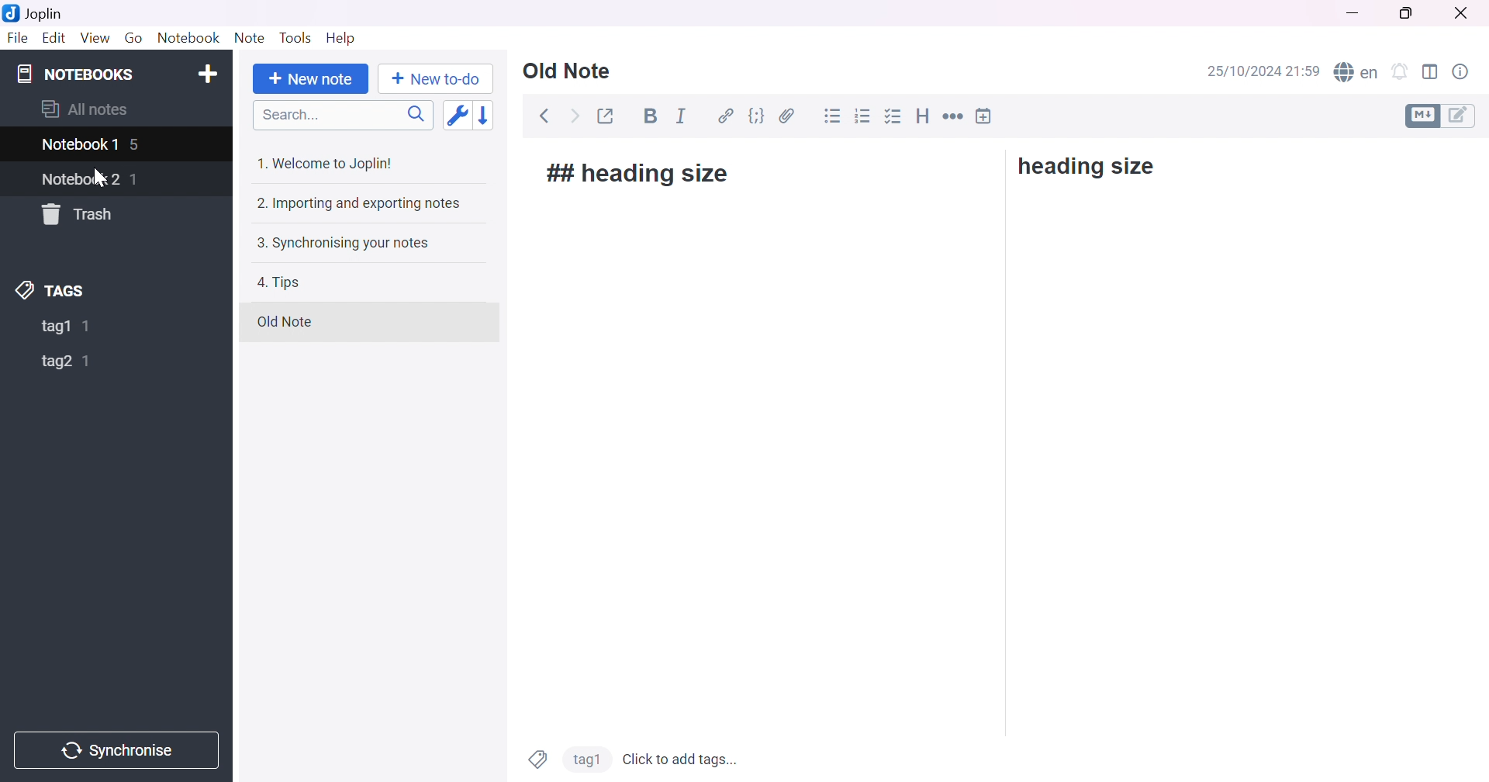  I want to click on Horizontal rule, so click(955, 118).